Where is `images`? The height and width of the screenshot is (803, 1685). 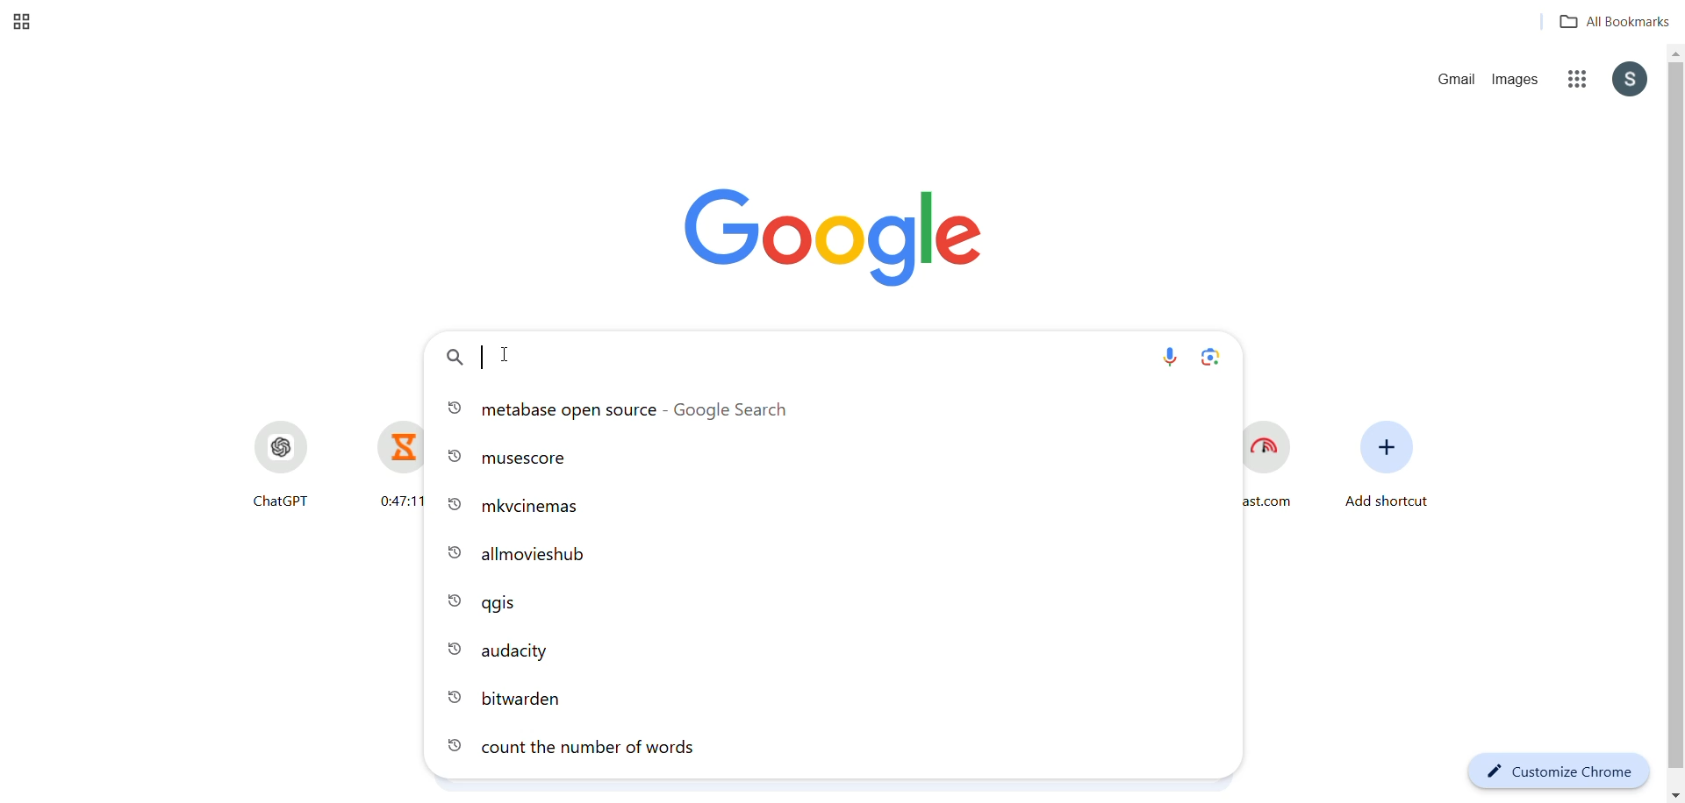
images is located at coordinates (1520, 81).